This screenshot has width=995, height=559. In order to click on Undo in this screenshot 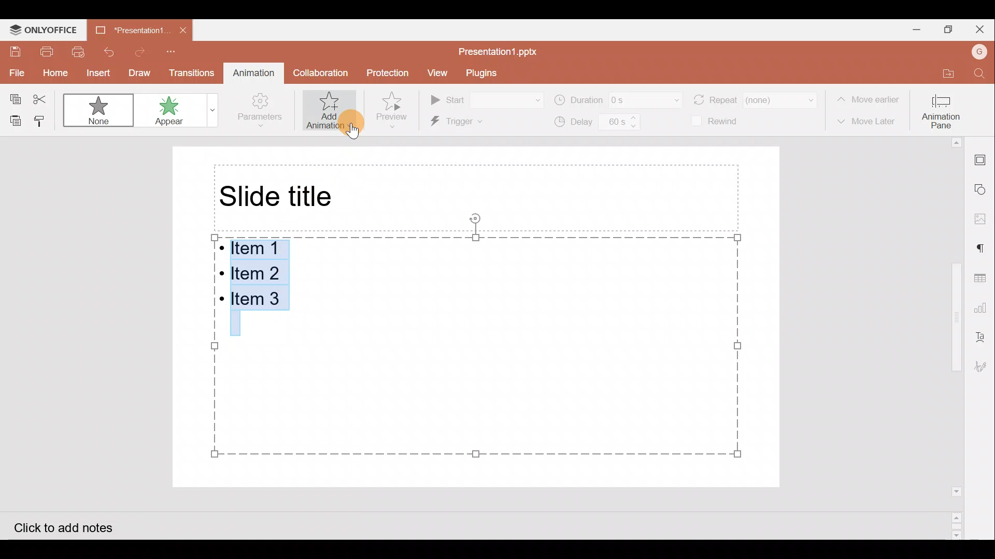, I will do `click(109, 50)`.